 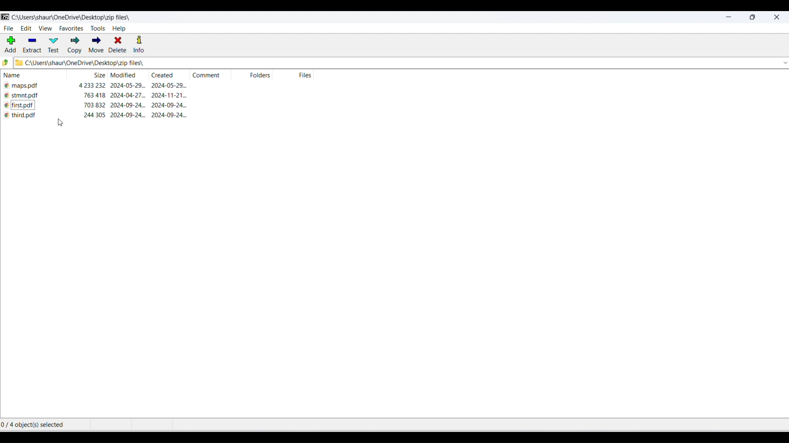 What do you see at coordinates (70, 29) in the screenshot?
I see `favourites` at bounding box center [70, 29].